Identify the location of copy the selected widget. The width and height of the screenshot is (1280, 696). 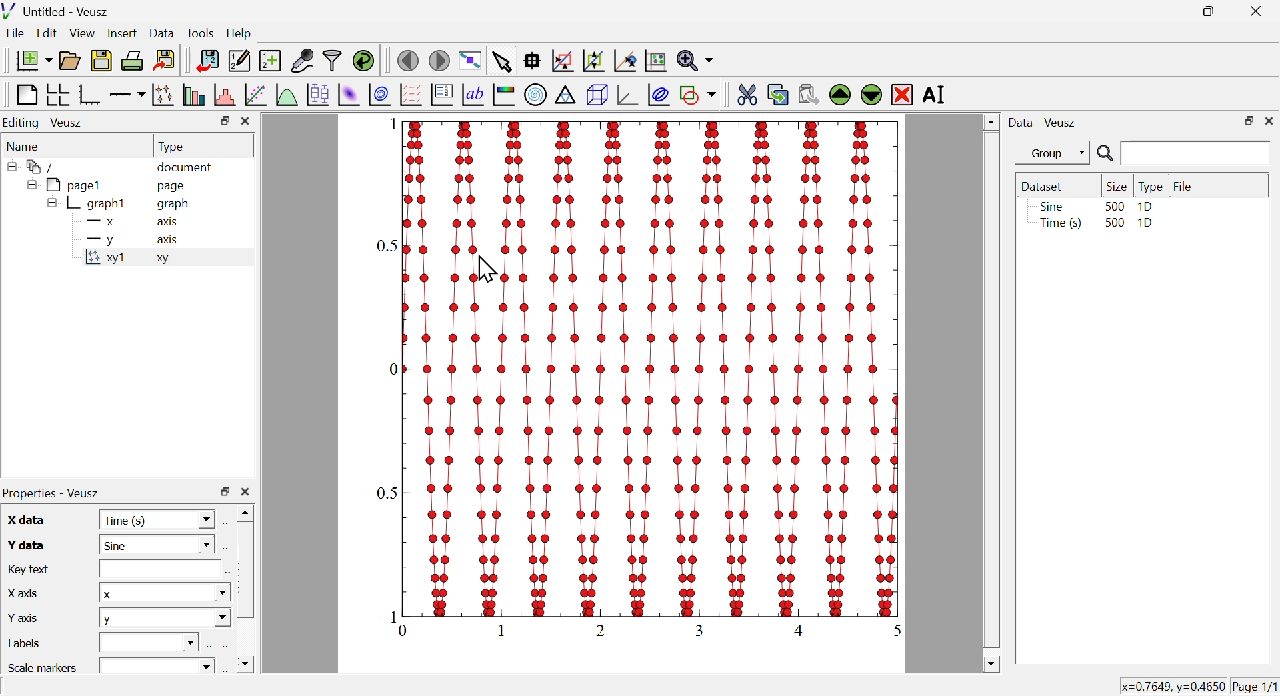
(778, 93).